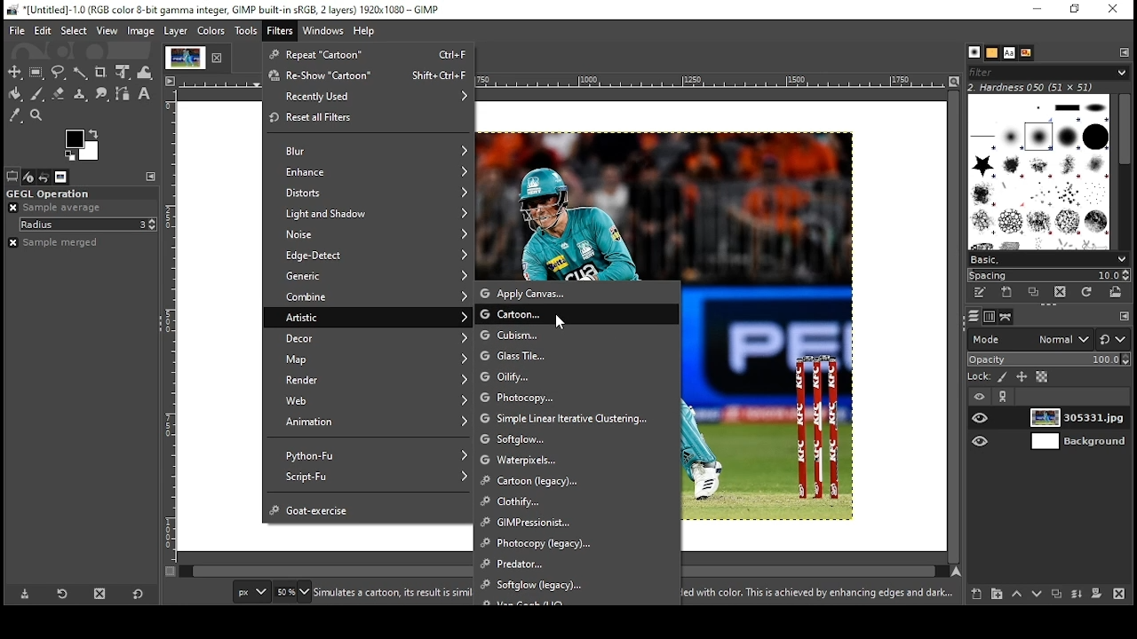  What do you see at coordinates (368, 75) in the screenshot?
I see `reshow` at bounding box center [368, 75].